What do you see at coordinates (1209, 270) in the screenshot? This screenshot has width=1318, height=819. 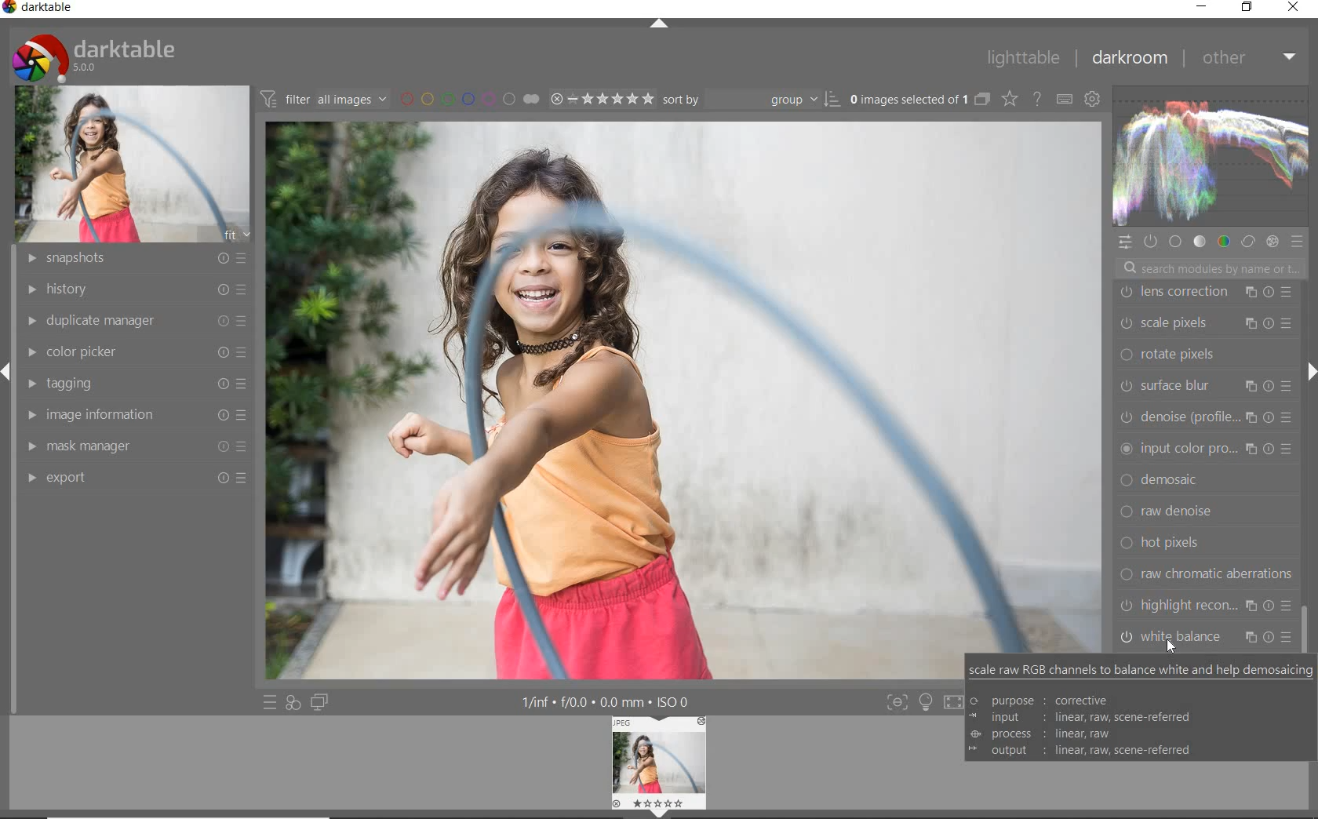 I see `search modules` at bounding box center [1209, 270].